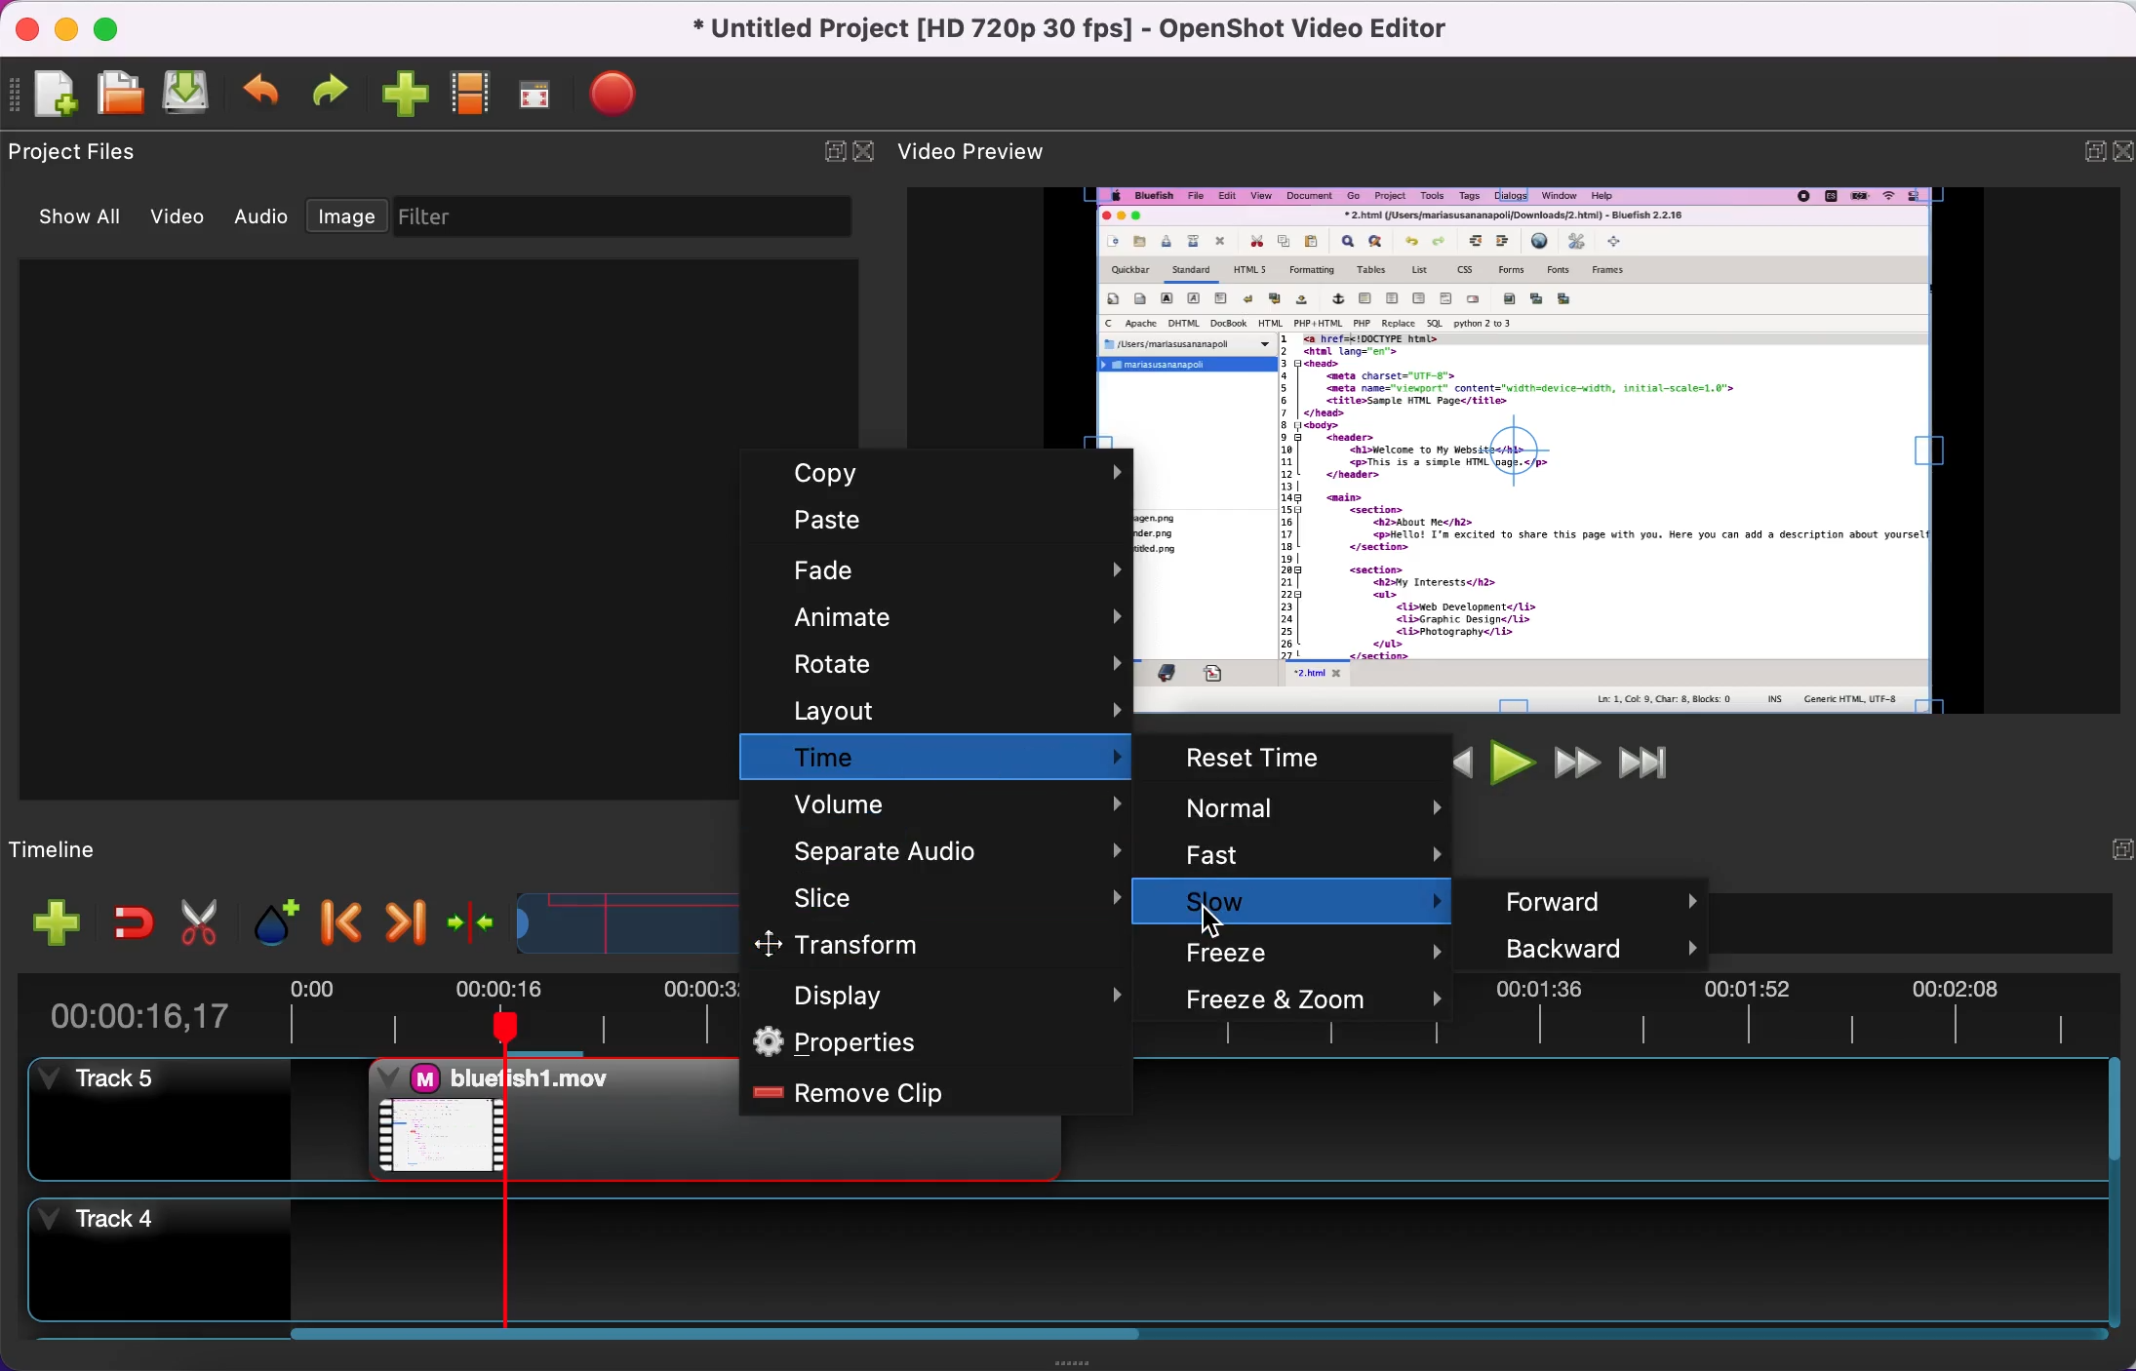 This screenshot has height=1371, width=2136. Describe the element at coordinates (399, 918) in the screenshot. I see `next marker` at that location.